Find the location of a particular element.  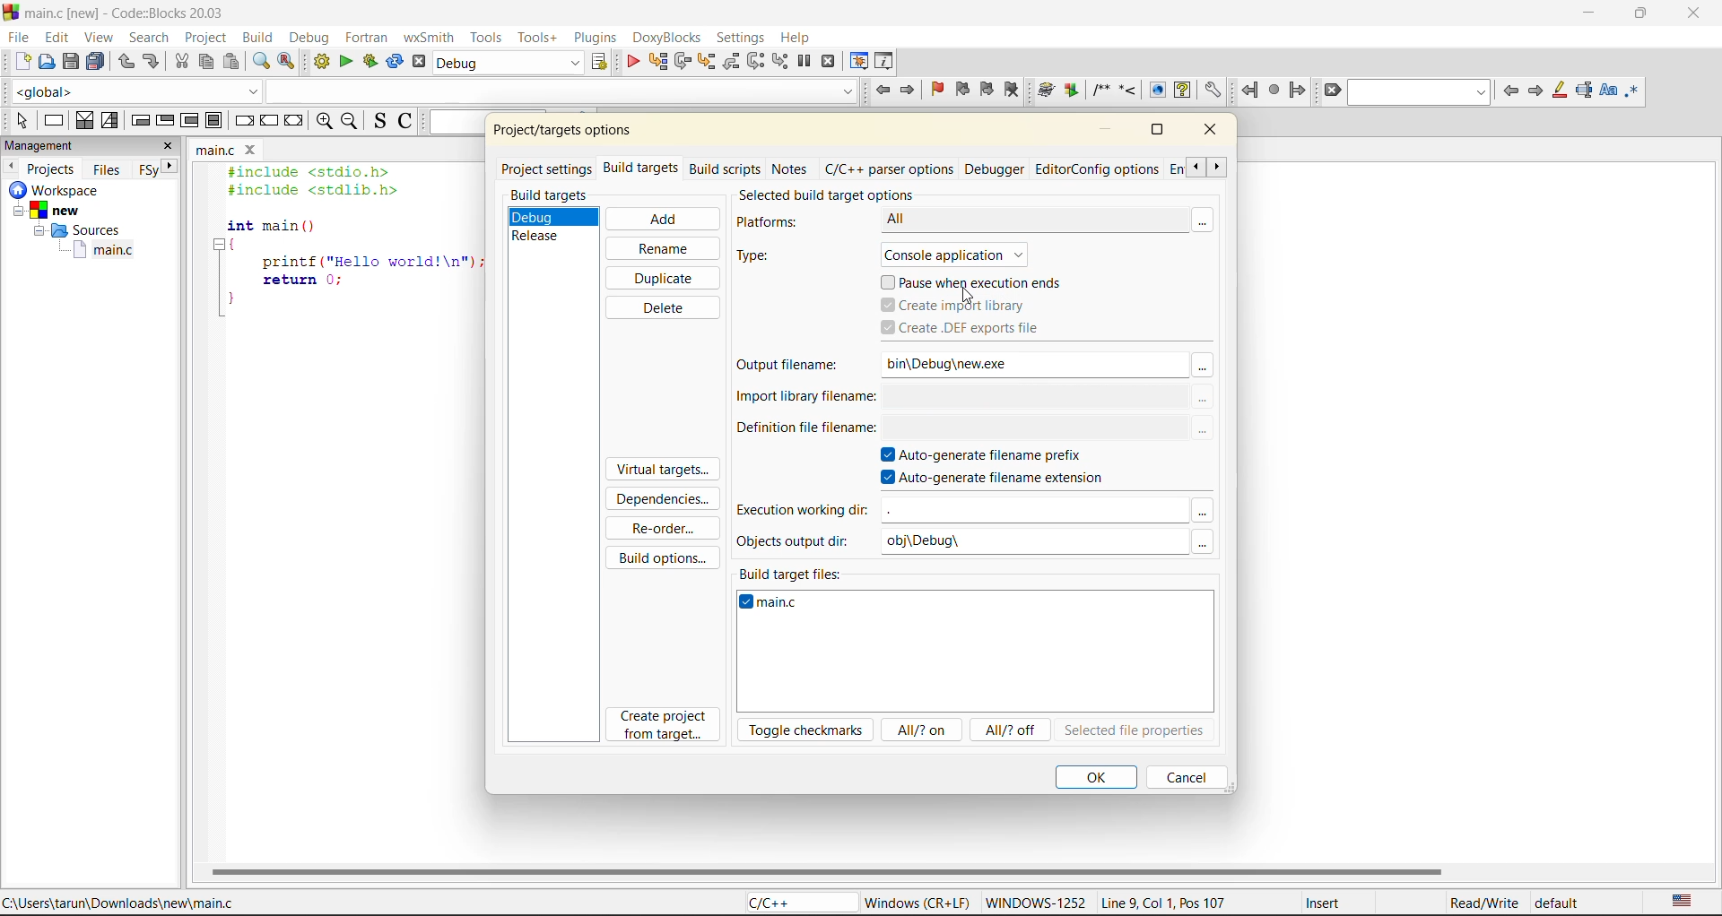

reorder is located at coordinates (663, 529).